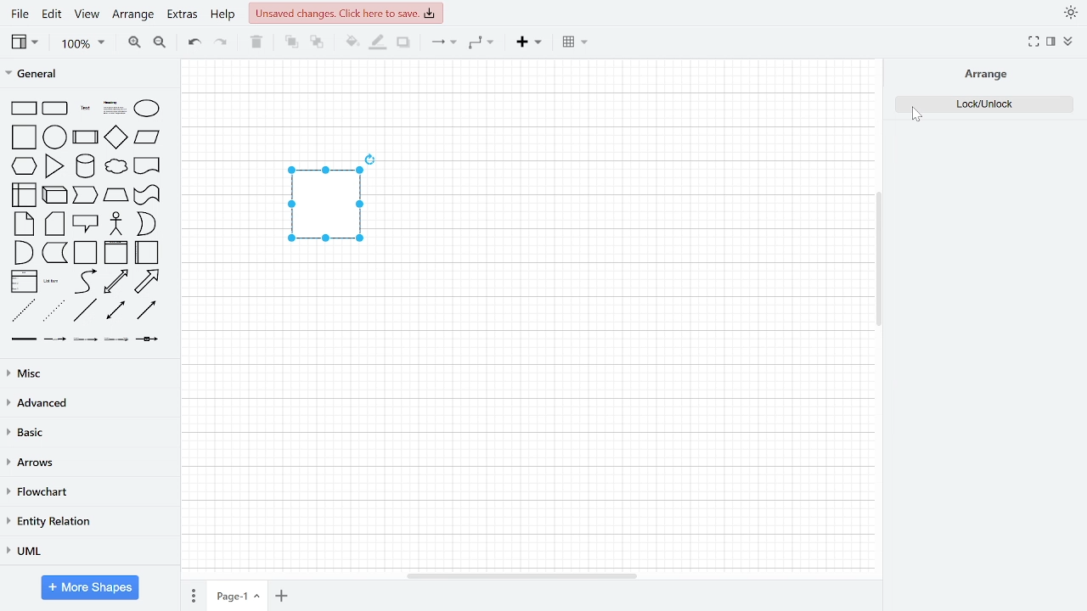  What do you see at coordinates (148, 252) in the screenshot?
I see `horizontal container` at bounding box center [148, 252].